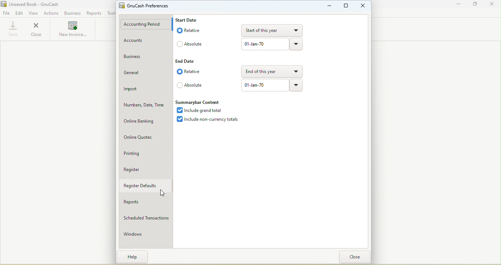 The height and width of the screenshot is (265, 501). I want to click on Business, so click(73, 13).